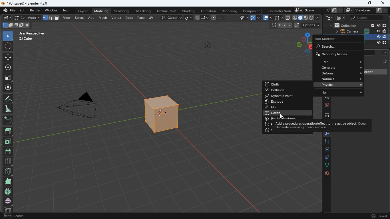 The width and height of the screenshot is (390, 219). I want to click on 4.3.0, so click(378, 216).